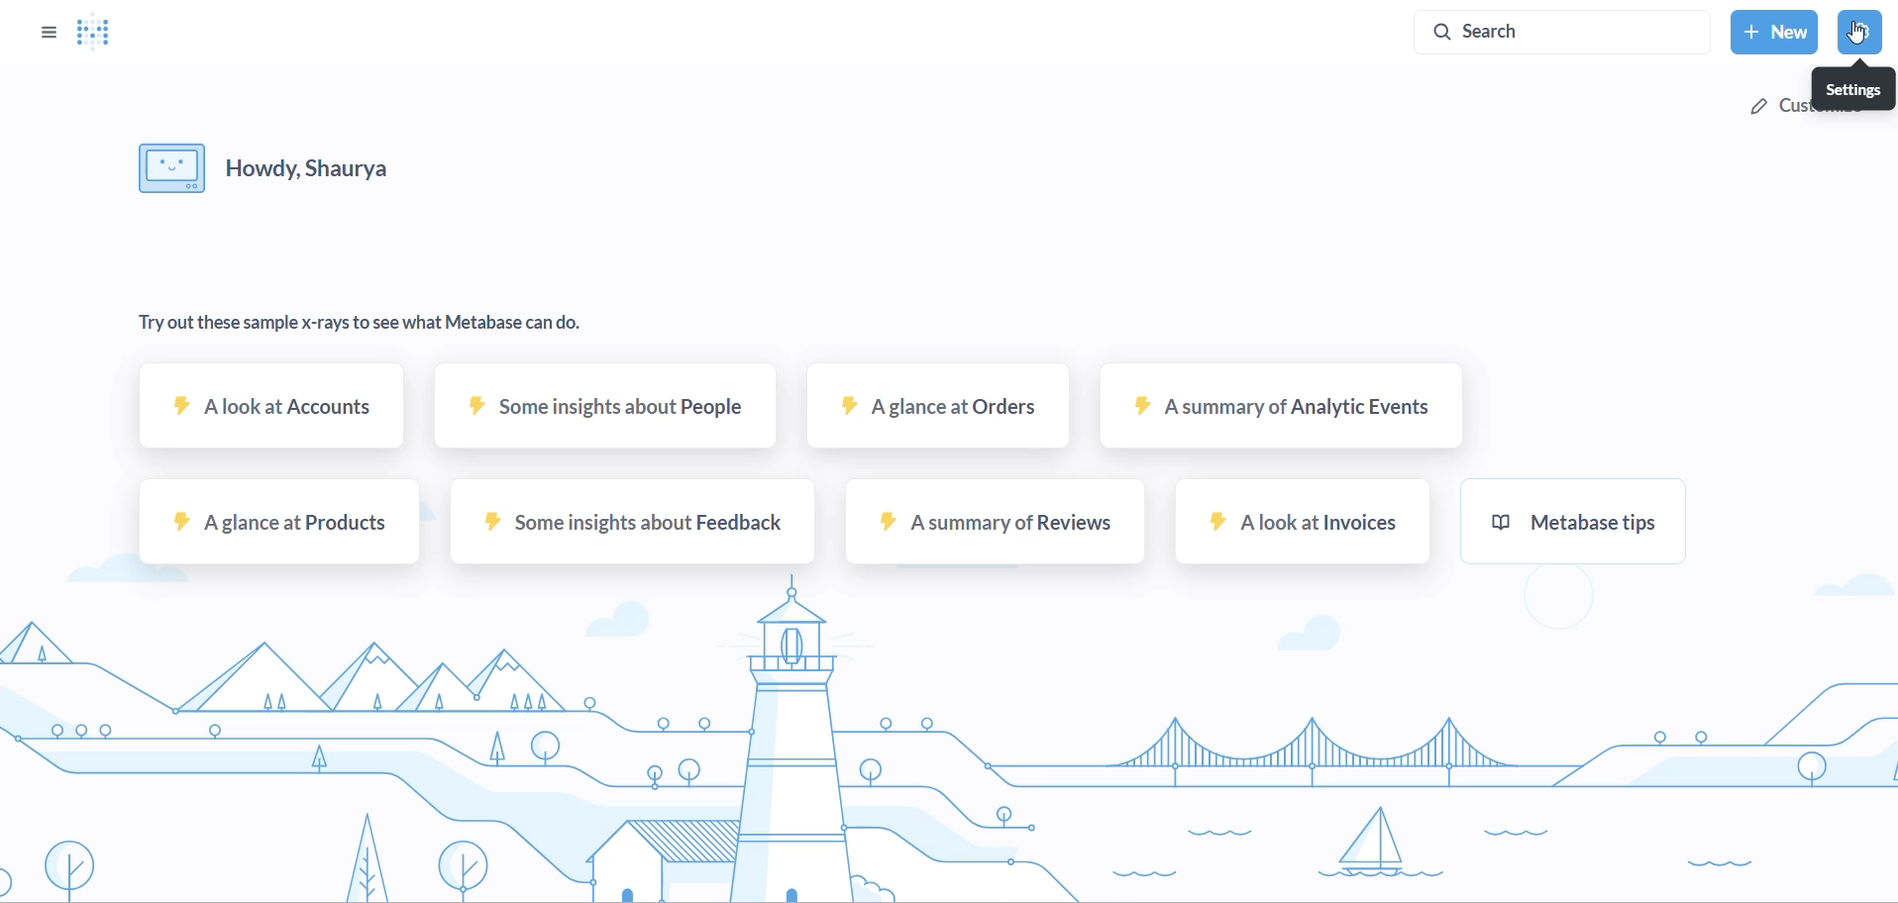  What do you see at coordinates (1866, 40) in the screenshot?
I see `CURSOR` at bounding box center [1866, 40].